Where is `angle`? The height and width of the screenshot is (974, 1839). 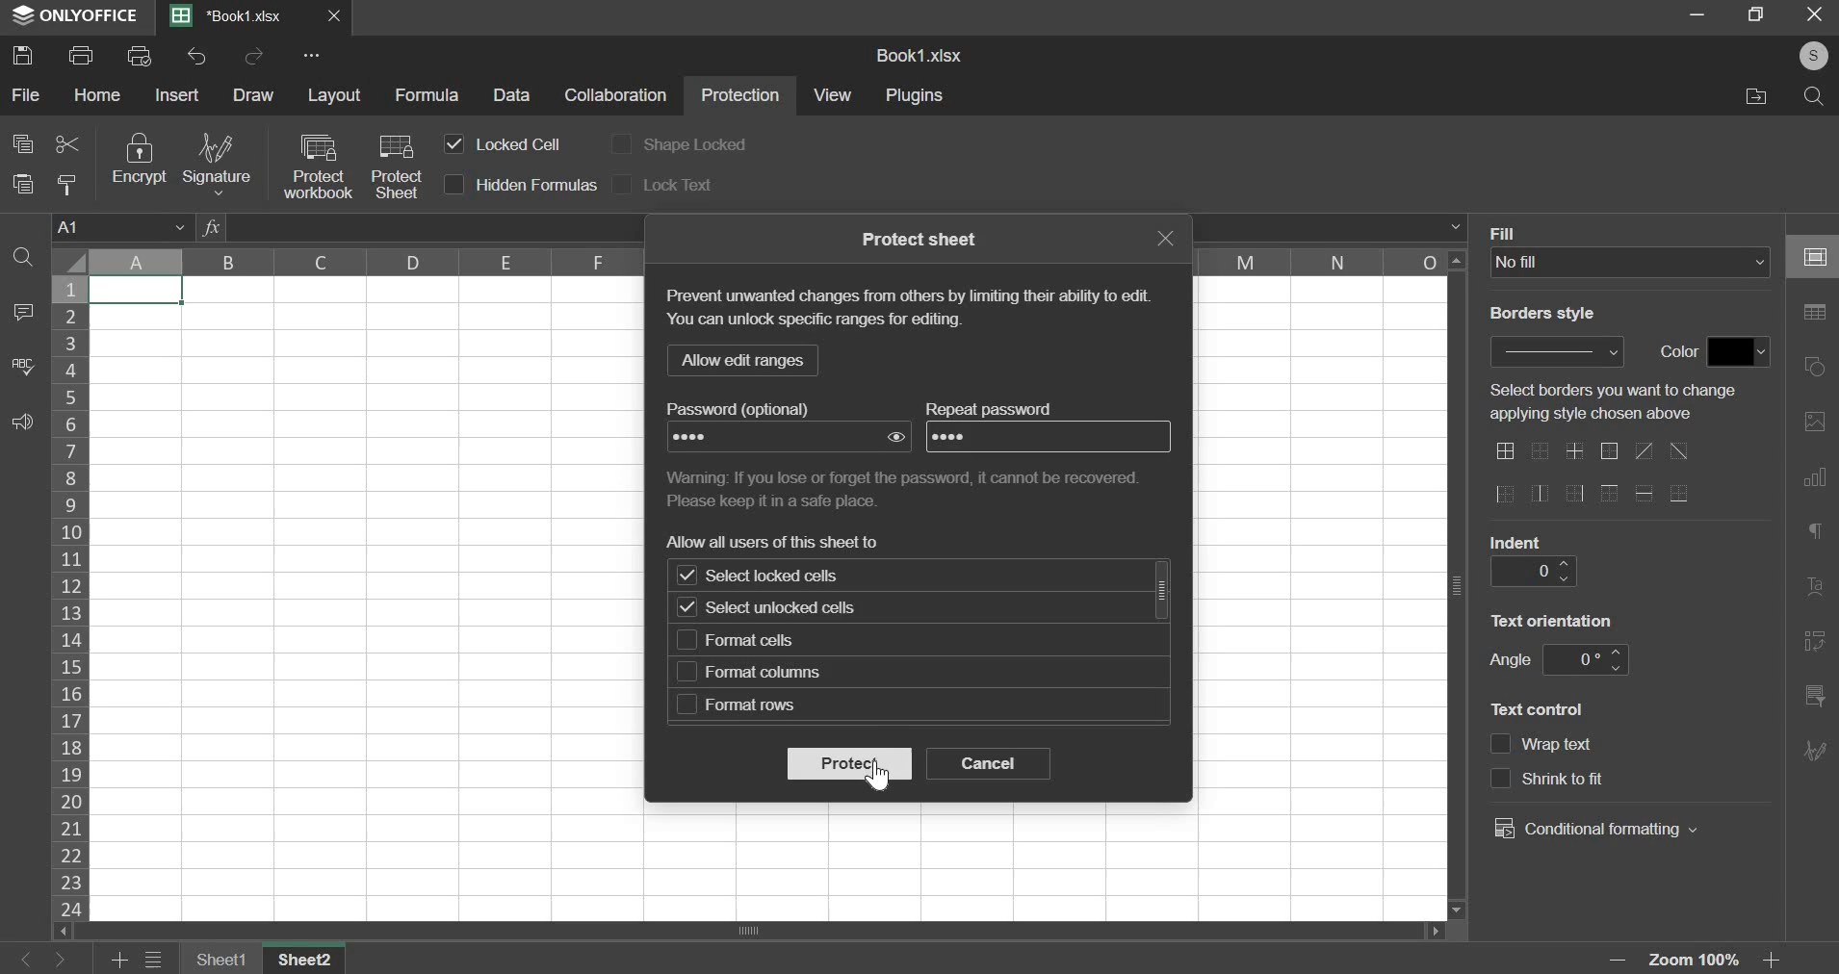 angle is located at coordinates (1509, 659).